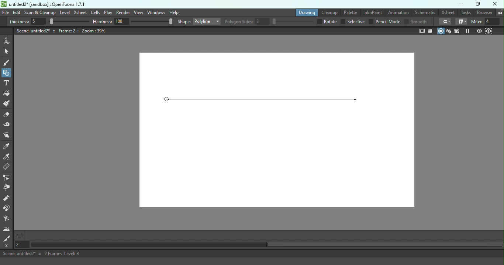 The width and height of the screenshot is (504, 265). Describe the element at coordinates (7, 146) in the screenshot. I see `Style picker tool` at that location.